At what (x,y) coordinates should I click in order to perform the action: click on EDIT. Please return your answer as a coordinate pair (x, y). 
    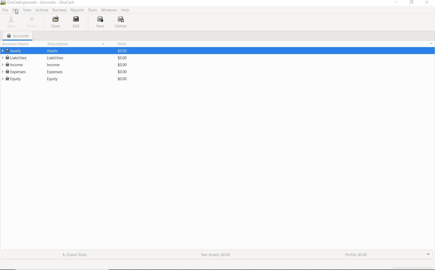
    Looking at the image, I should click on (75, 22).